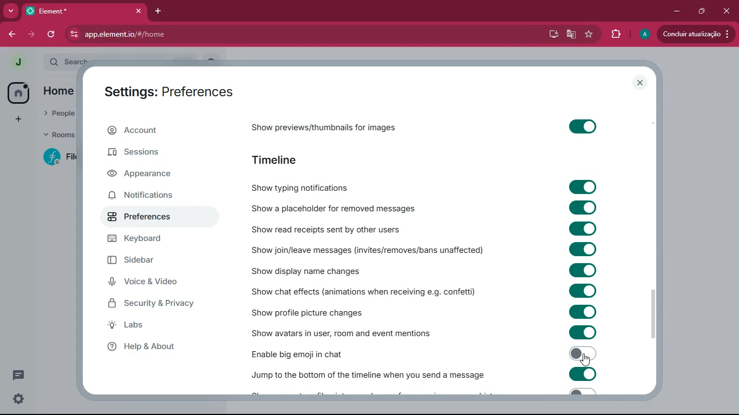 Image resolution: width=739 pixels, height=415 pixels. I want to click on toggle on , so click(582, 353).